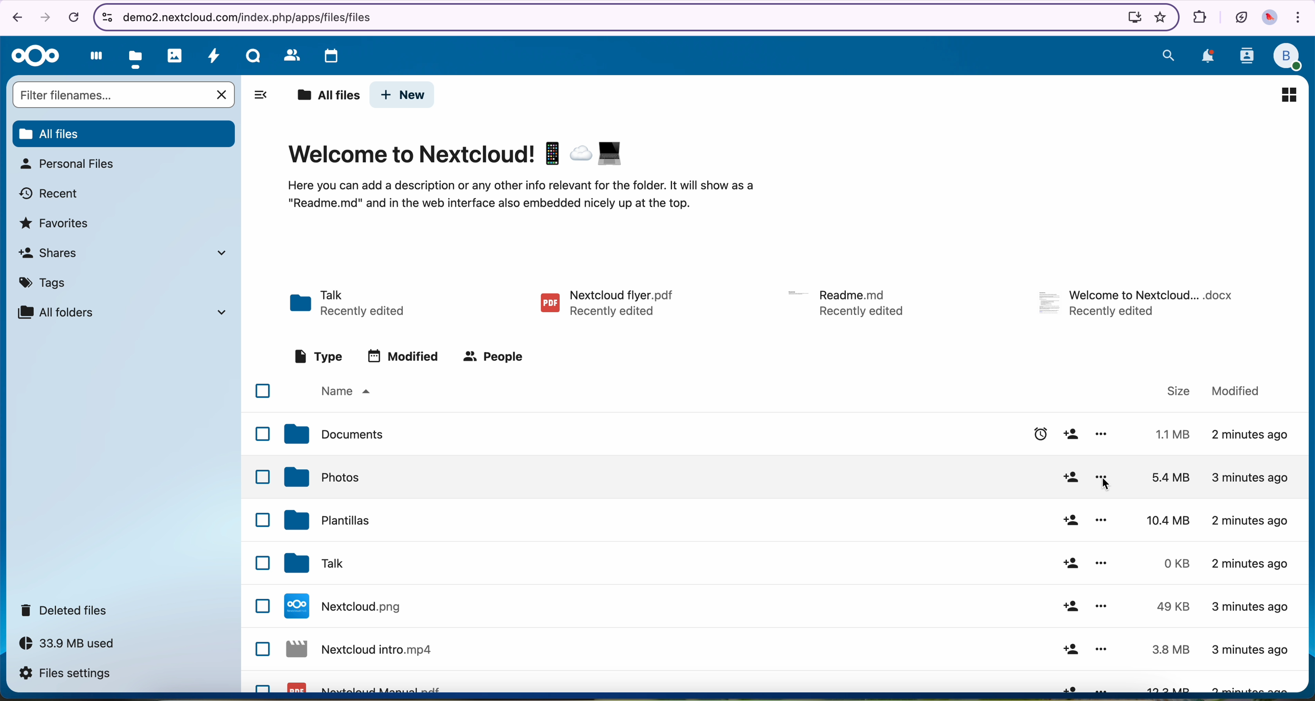 The width and height of the screenshot is (1315, 701). Describe the element at coordinates (1272, 19) in the screenshot. I see `profile picture` at that location.